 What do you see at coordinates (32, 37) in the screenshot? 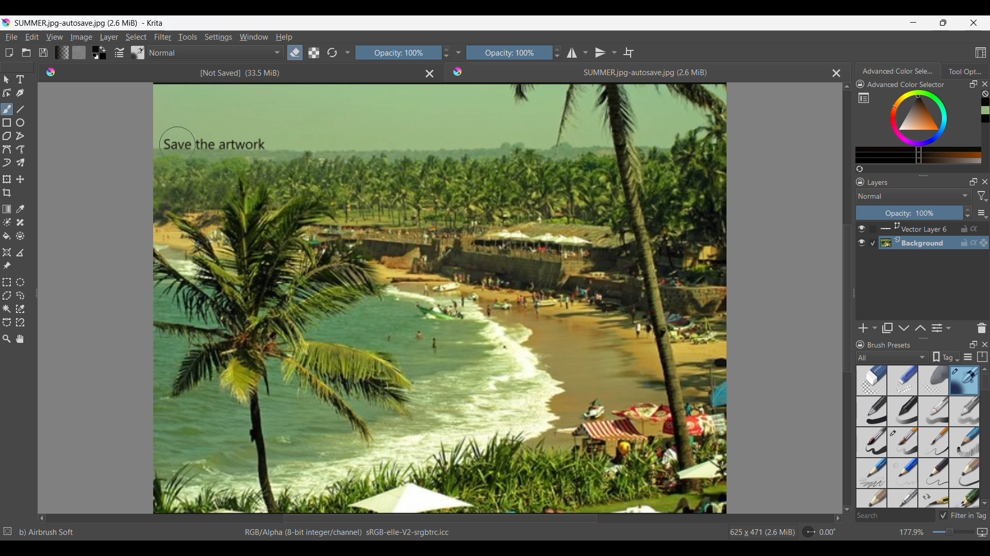
I see `Edit` at bounding box center [32, 37].